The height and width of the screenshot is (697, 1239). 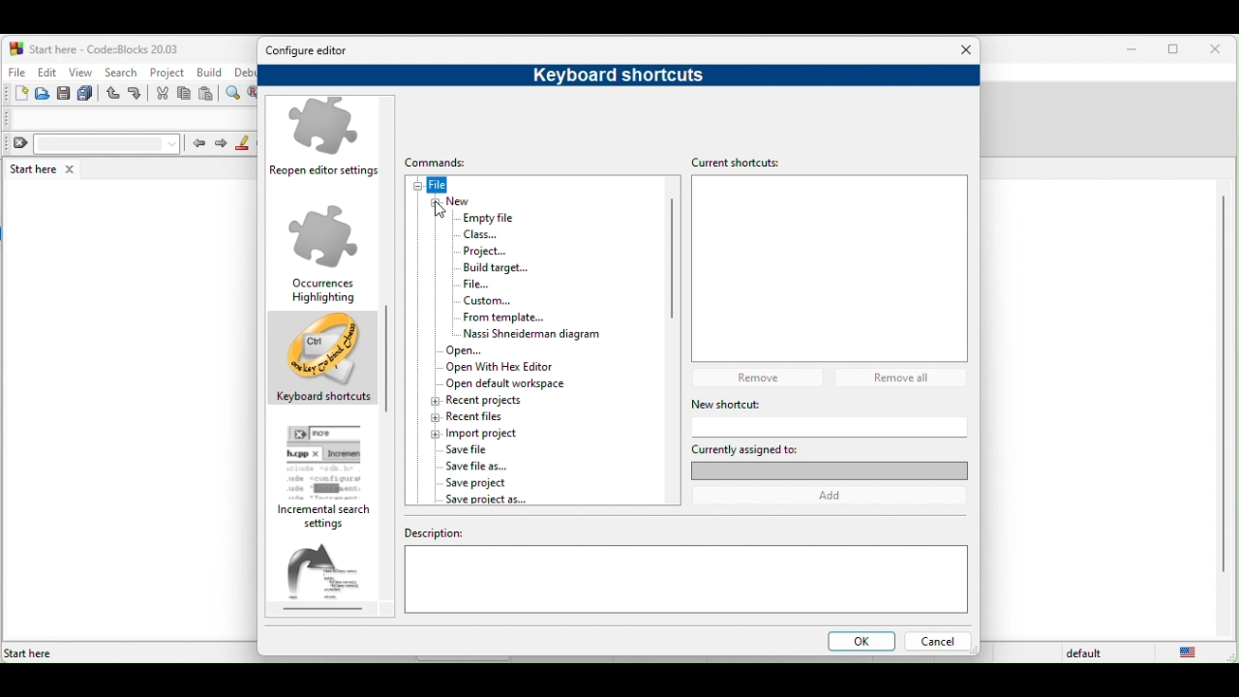 I want to click on save file as, so click(x=480, y=466).